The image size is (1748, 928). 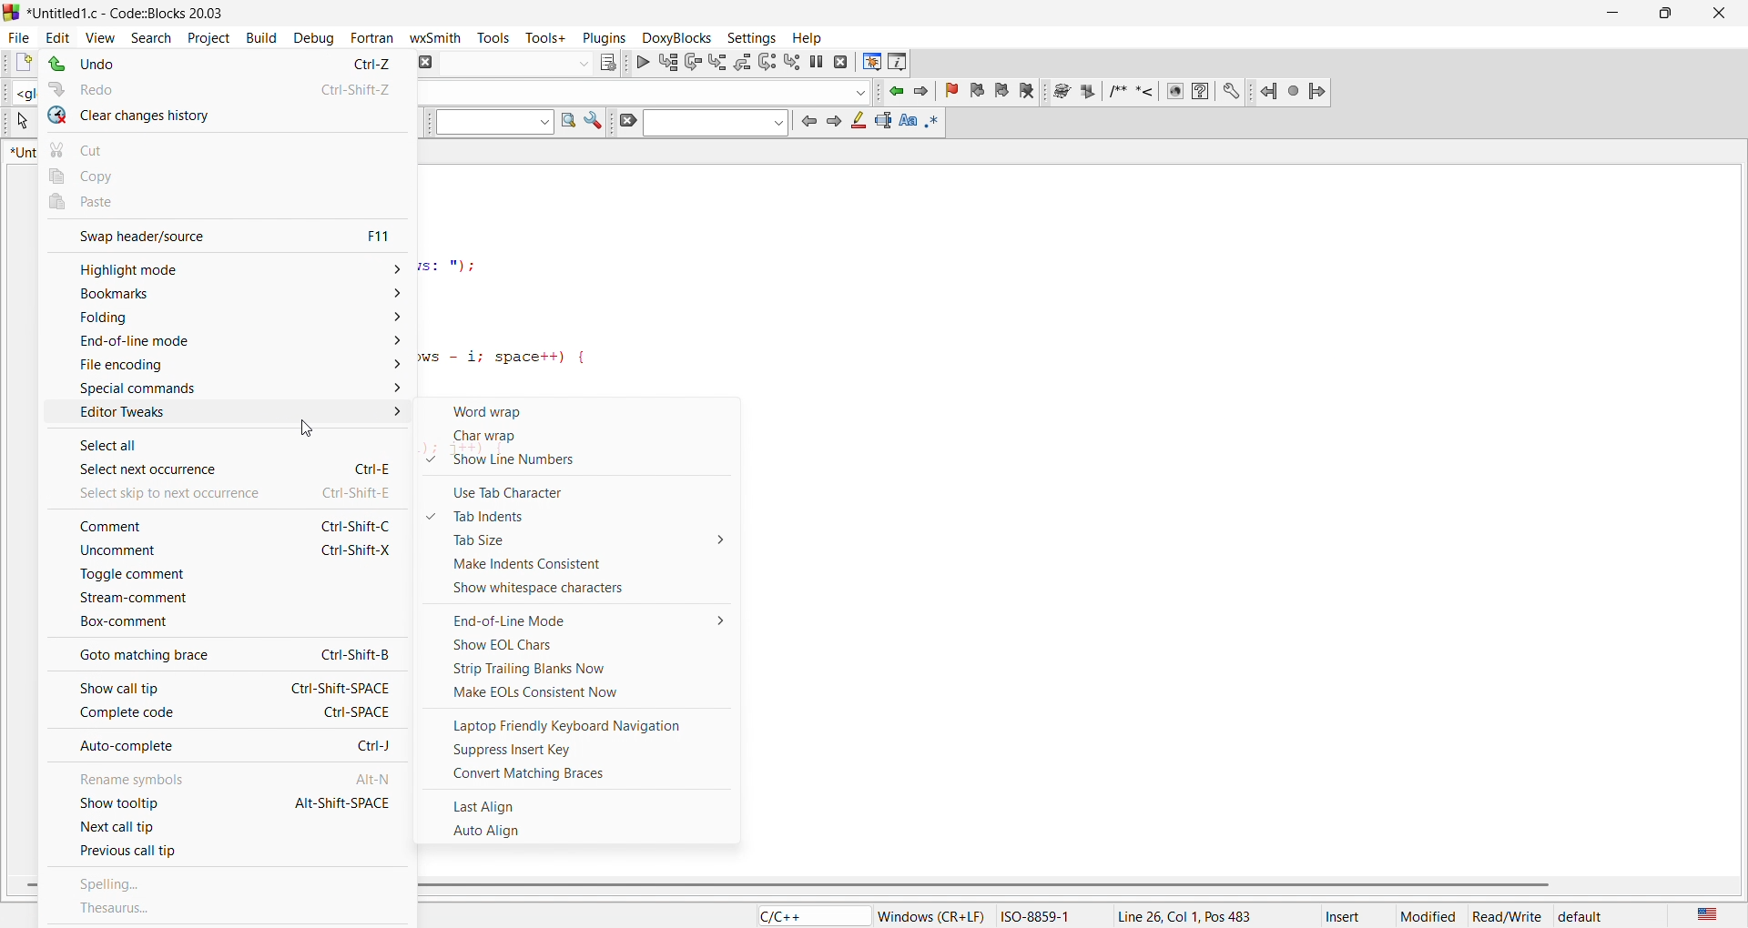 What do you see at coordinates (587, 412) in the screenshot?
I see `word wrap` at bounding box center [587, 412].